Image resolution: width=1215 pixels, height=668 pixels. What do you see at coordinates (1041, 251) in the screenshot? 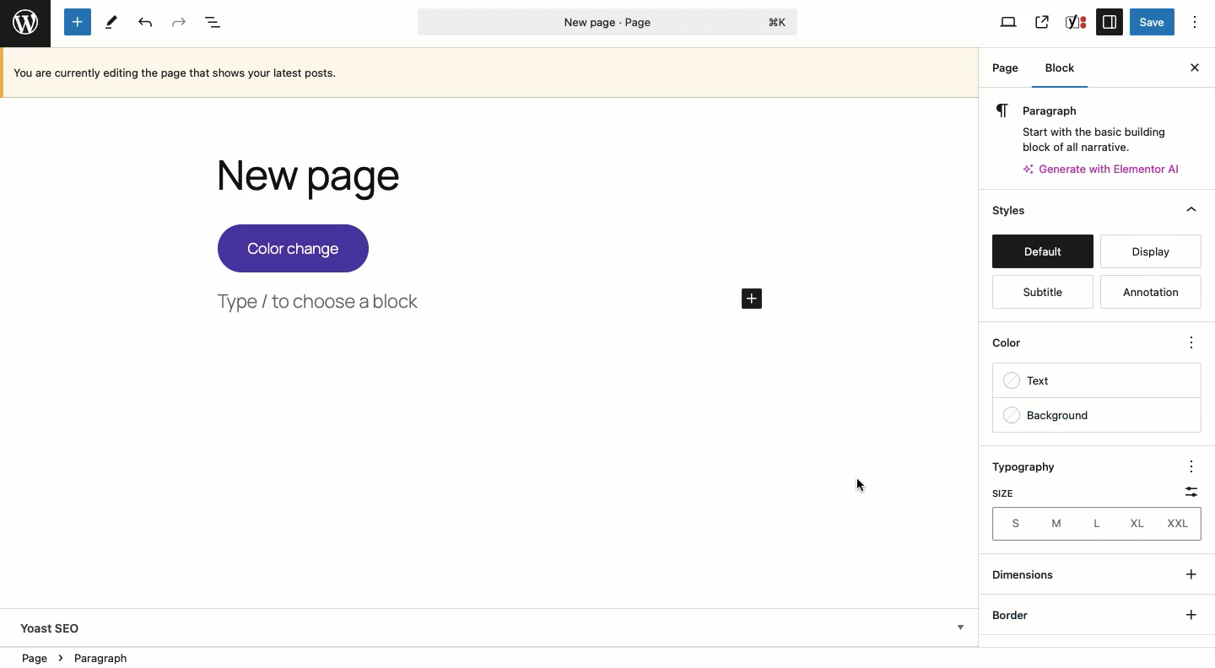
I see `Default` at bounding box center [1041, 251].